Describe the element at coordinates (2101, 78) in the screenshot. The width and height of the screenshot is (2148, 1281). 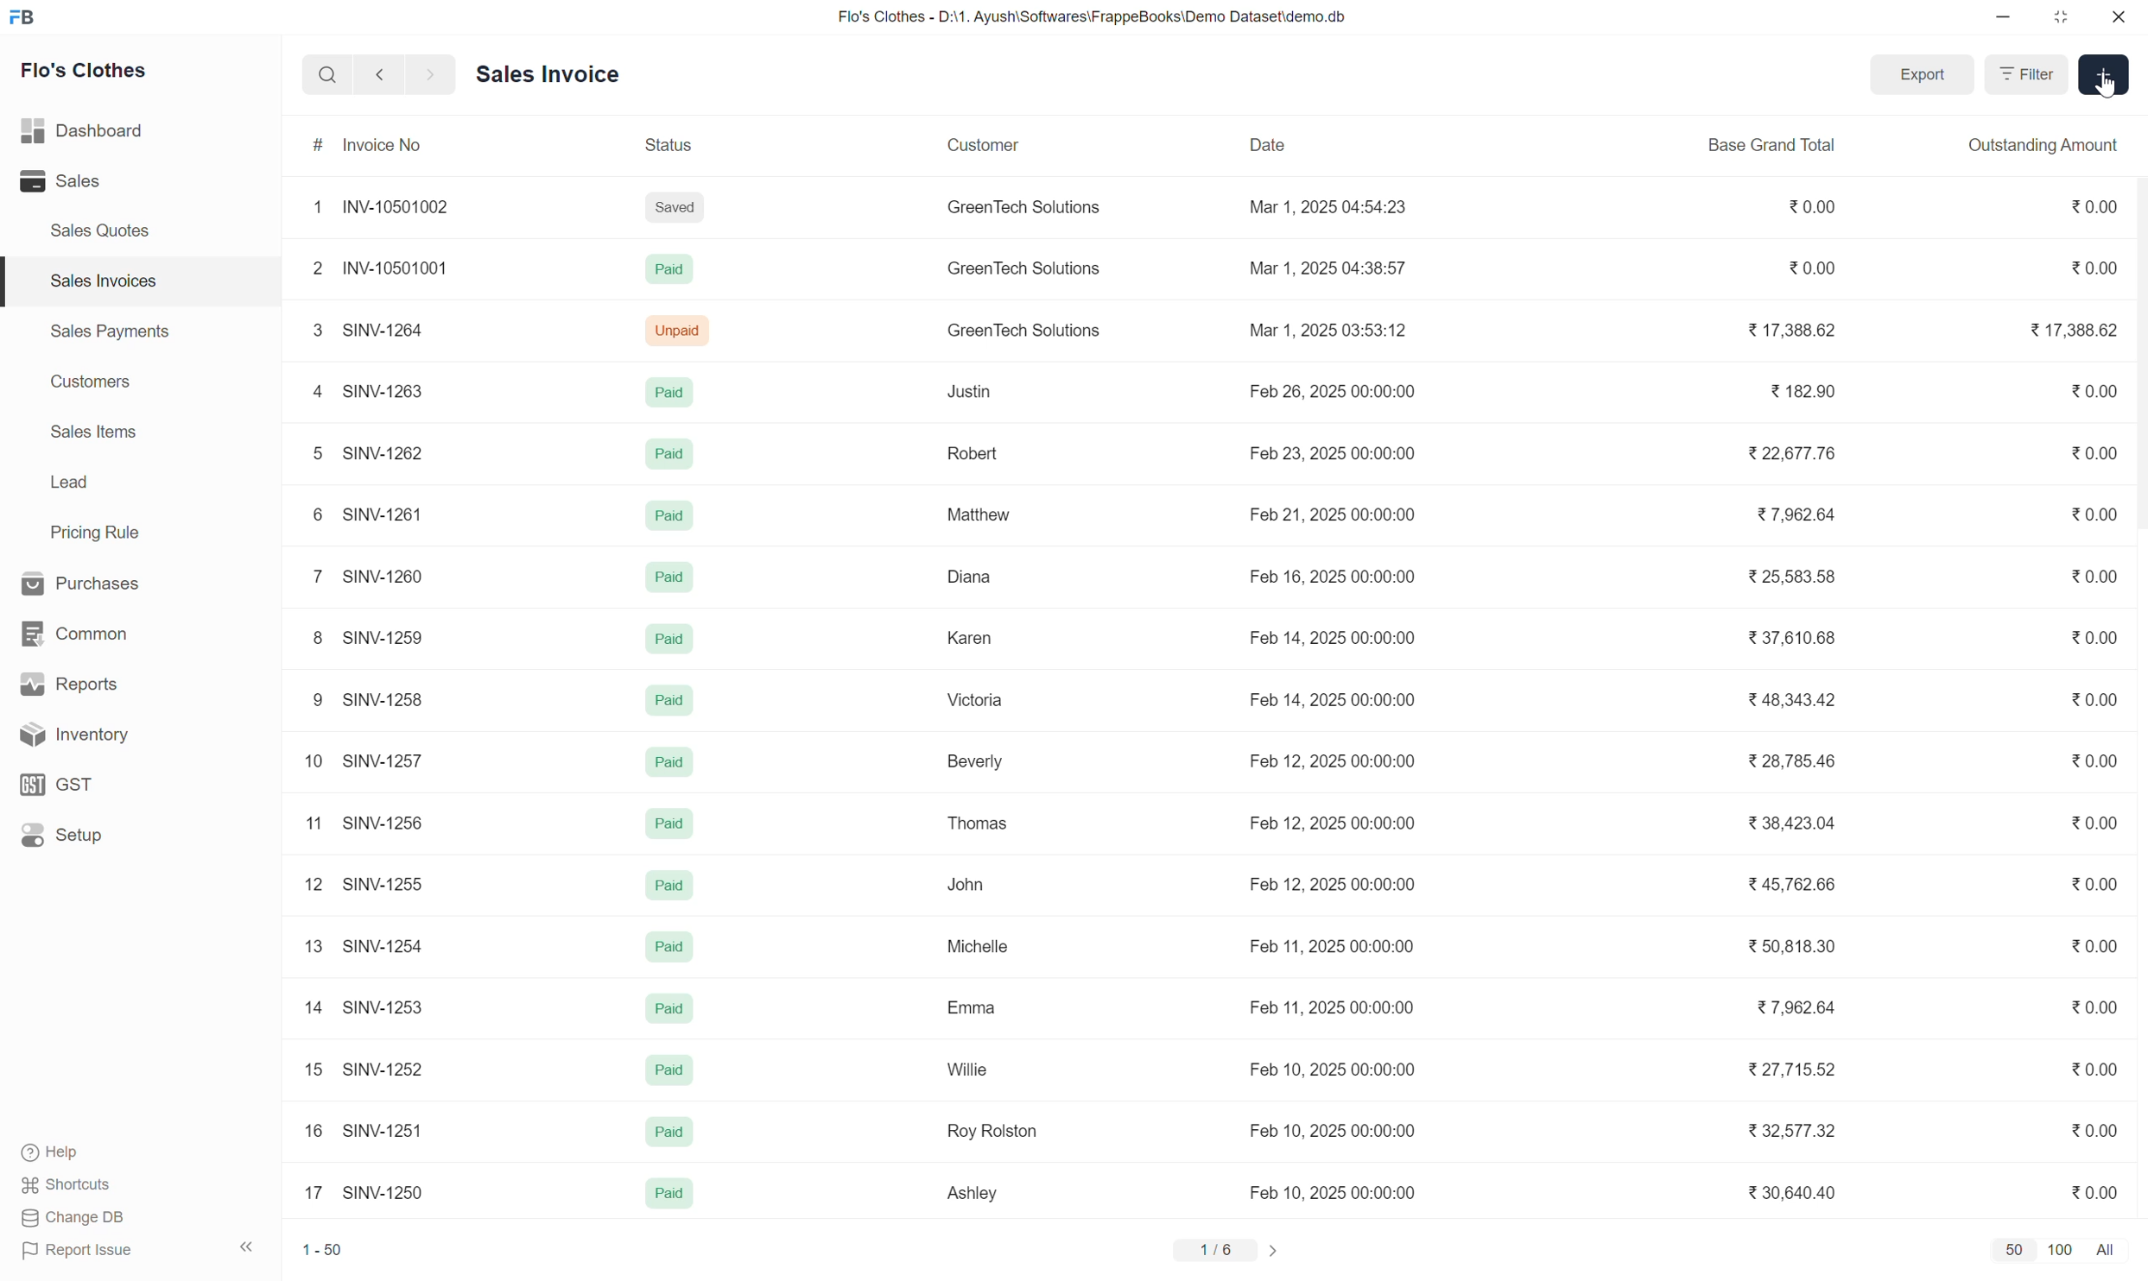
I see `add button` at that location.